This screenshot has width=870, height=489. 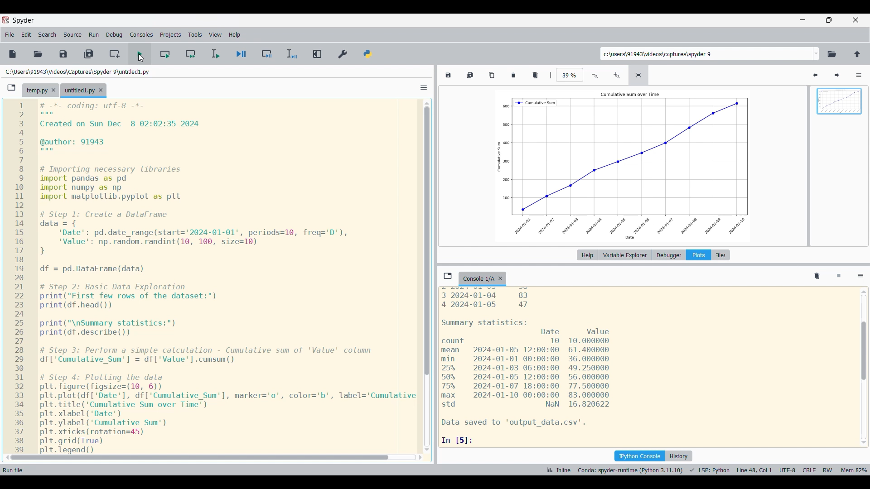 What do you see at coordinates (13, 54) in the screenshot?
I see `new file` at bounding box center [13, 54].